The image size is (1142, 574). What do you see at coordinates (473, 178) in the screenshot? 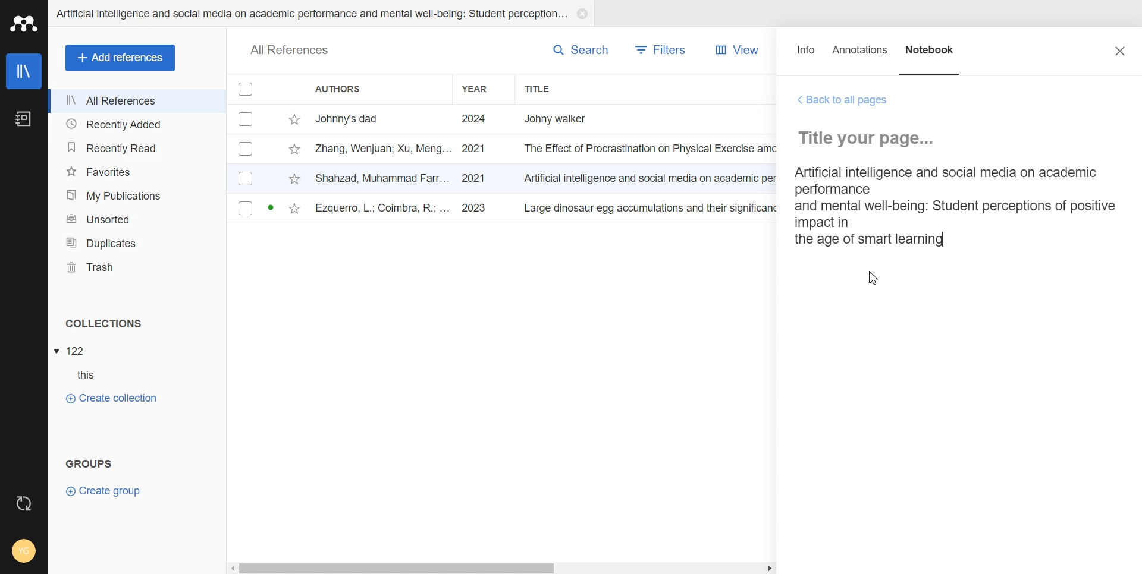
I see `2021` at bounding box center [473, 178].